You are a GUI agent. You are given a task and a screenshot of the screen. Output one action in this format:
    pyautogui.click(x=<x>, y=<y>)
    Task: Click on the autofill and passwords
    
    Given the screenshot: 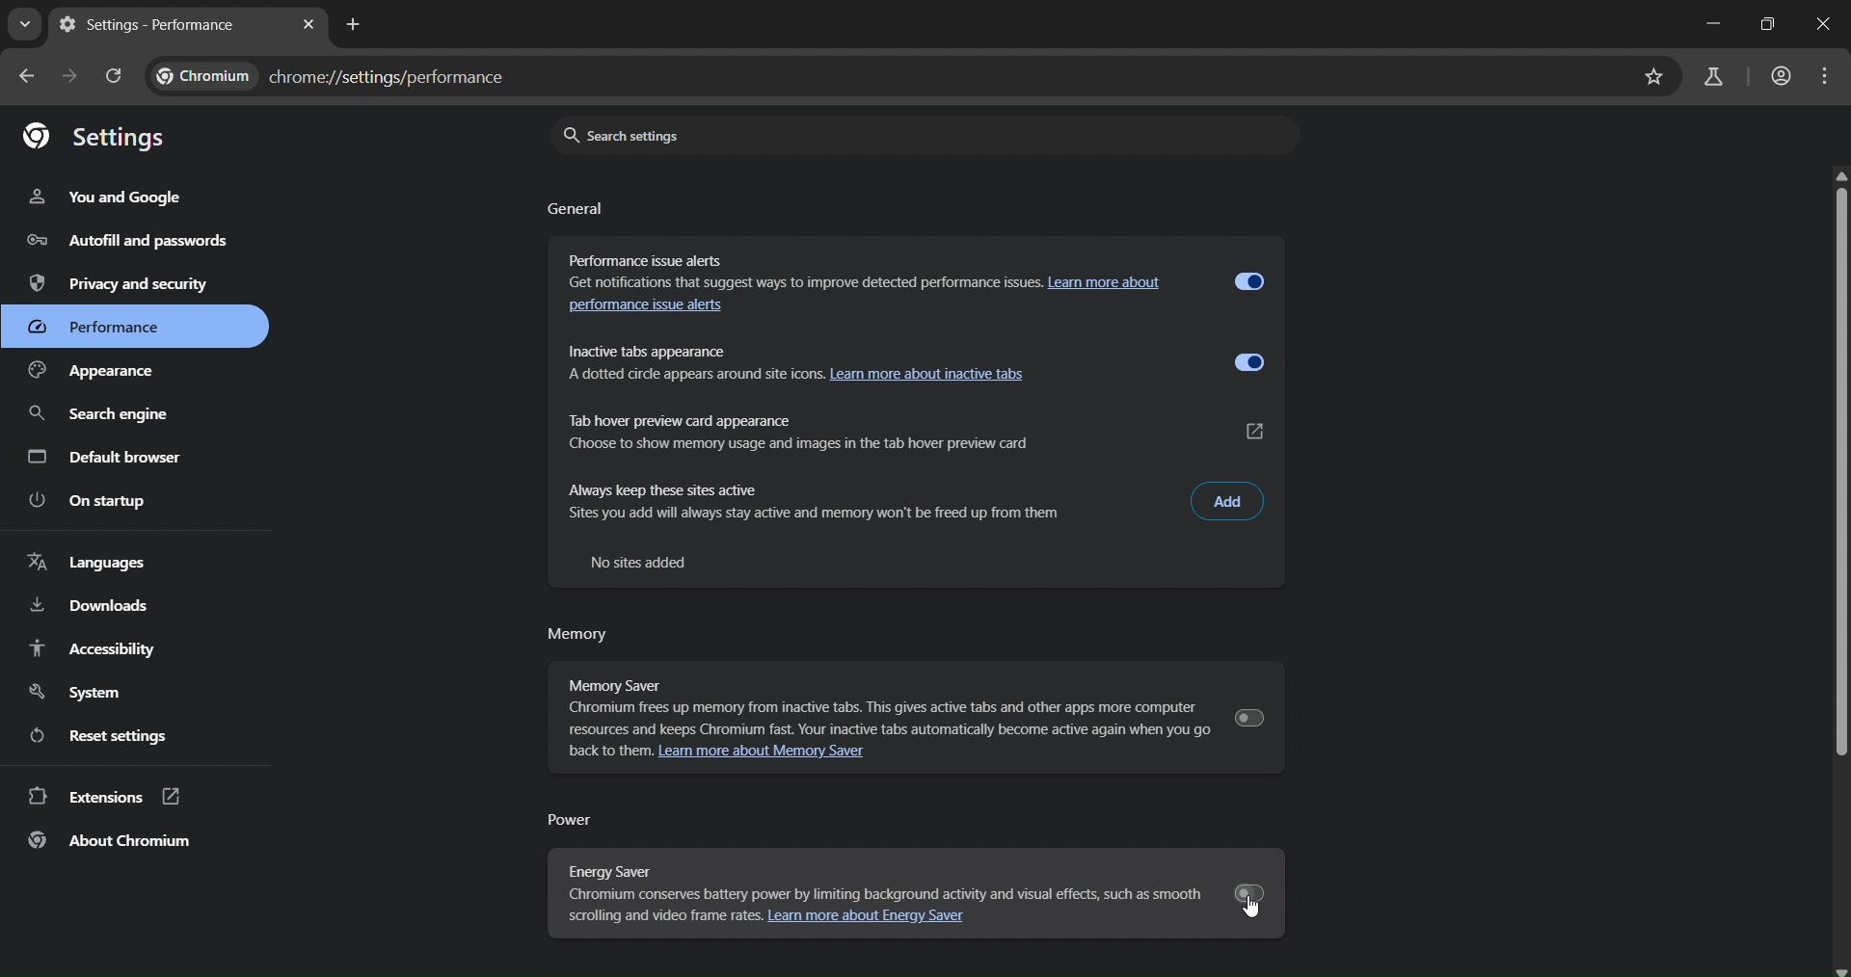 What is the action you would take?
    pyautogui.click(x=121, y=241)
    